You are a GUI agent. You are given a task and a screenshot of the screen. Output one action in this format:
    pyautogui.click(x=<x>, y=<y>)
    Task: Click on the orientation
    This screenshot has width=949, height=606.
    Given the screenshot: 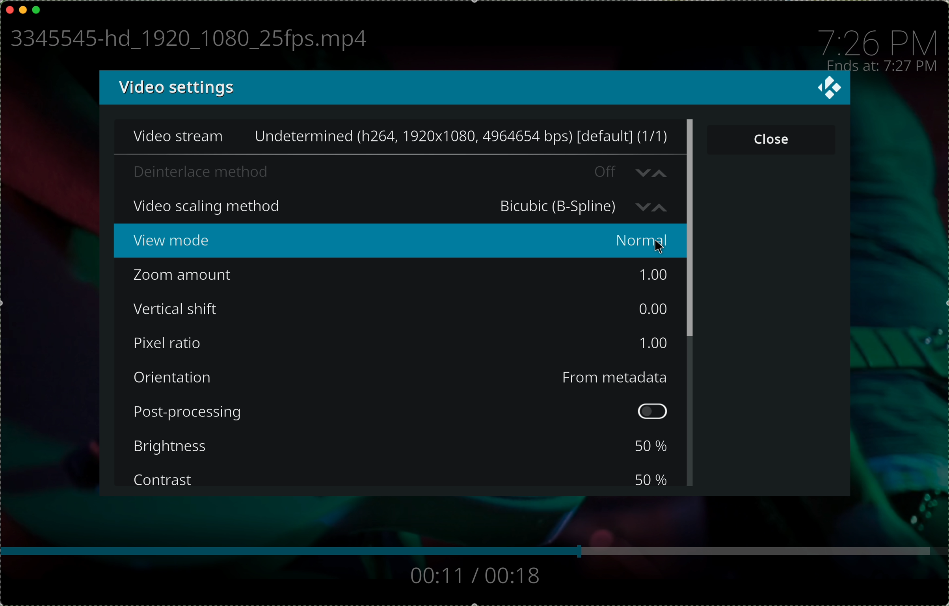 What is the action you would take?
    pyautogui.click(x=175, y=377)
    